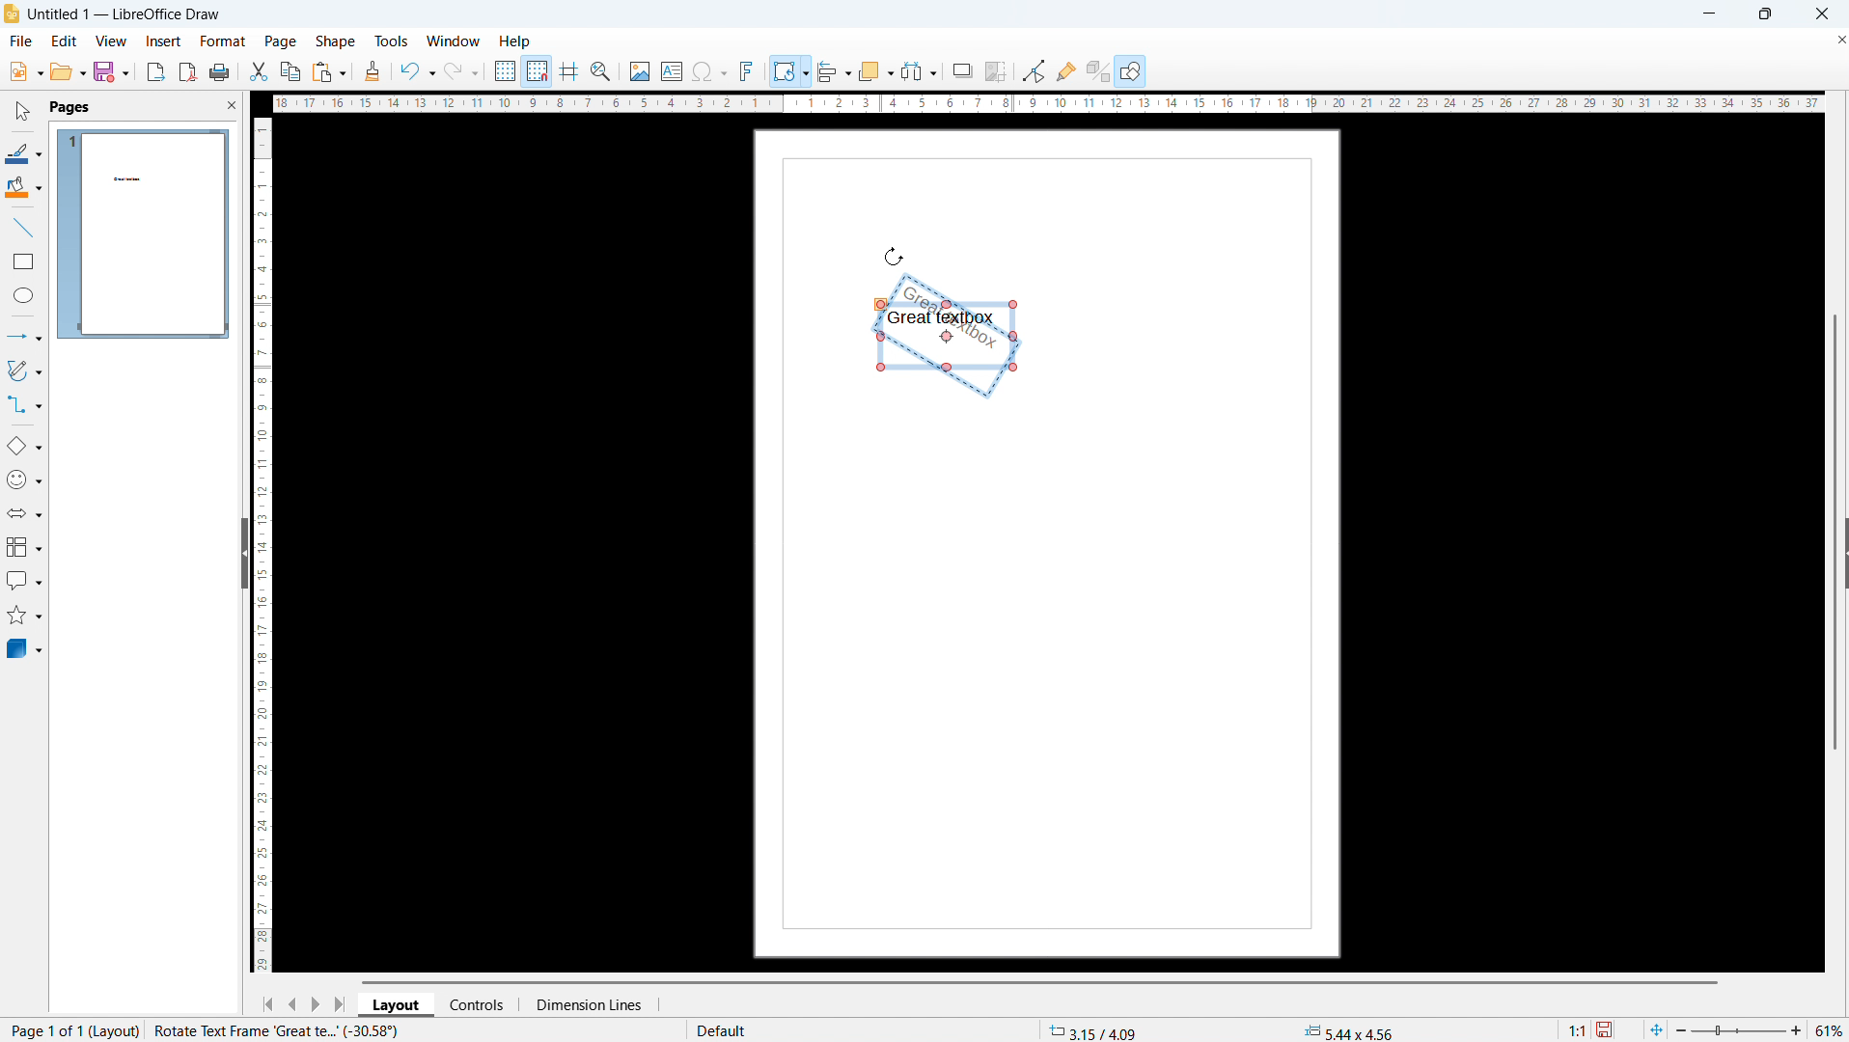 This screenshot has height=1042, width=1849. Describe the element at coordinates (1047, 105) in the screenshot. I see `horizontal ruler` at that location.